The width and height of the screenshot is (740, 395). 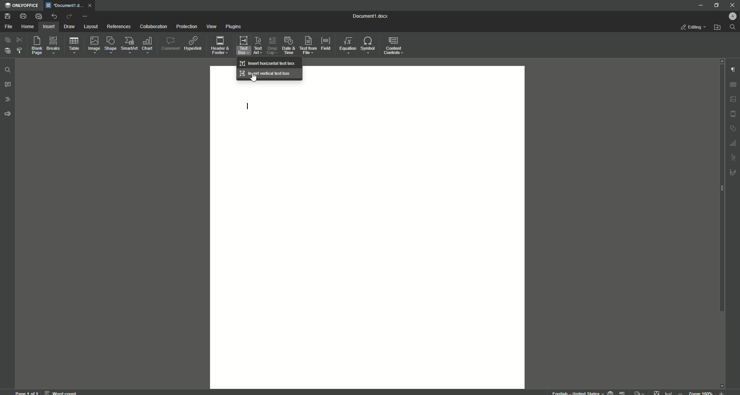 What do you see at coordinates (255, 79) in the screenshot?
I see `cursor` at bounding box center [255, 79].